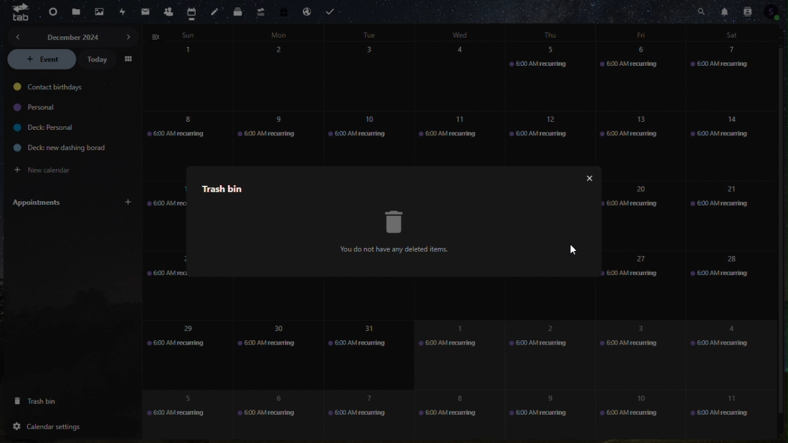 The width and height of the screenshot is (788, 443). What do you see at coordinates (773, 13) in the screenshot?
I see `Account icon contacts` at bounding box center [773, 13].